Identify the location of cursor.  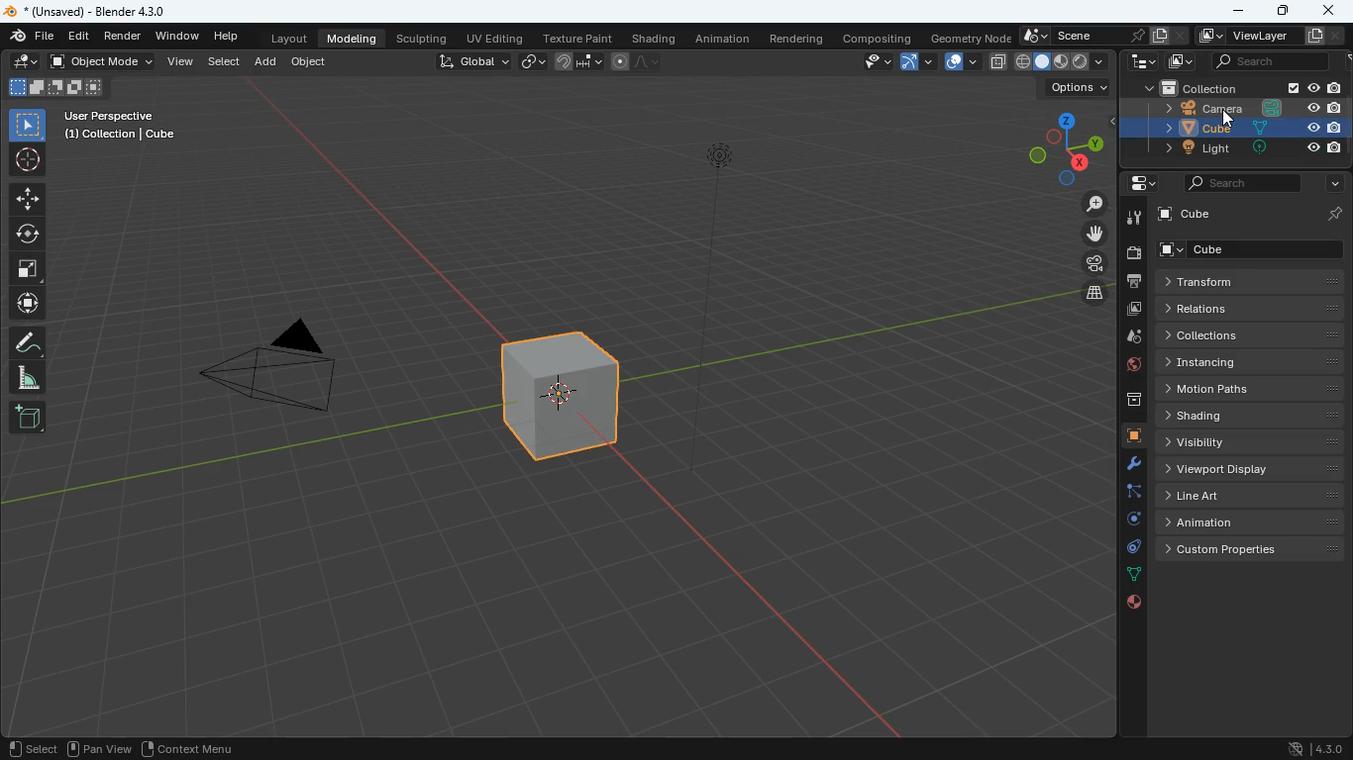
(1226, 121).